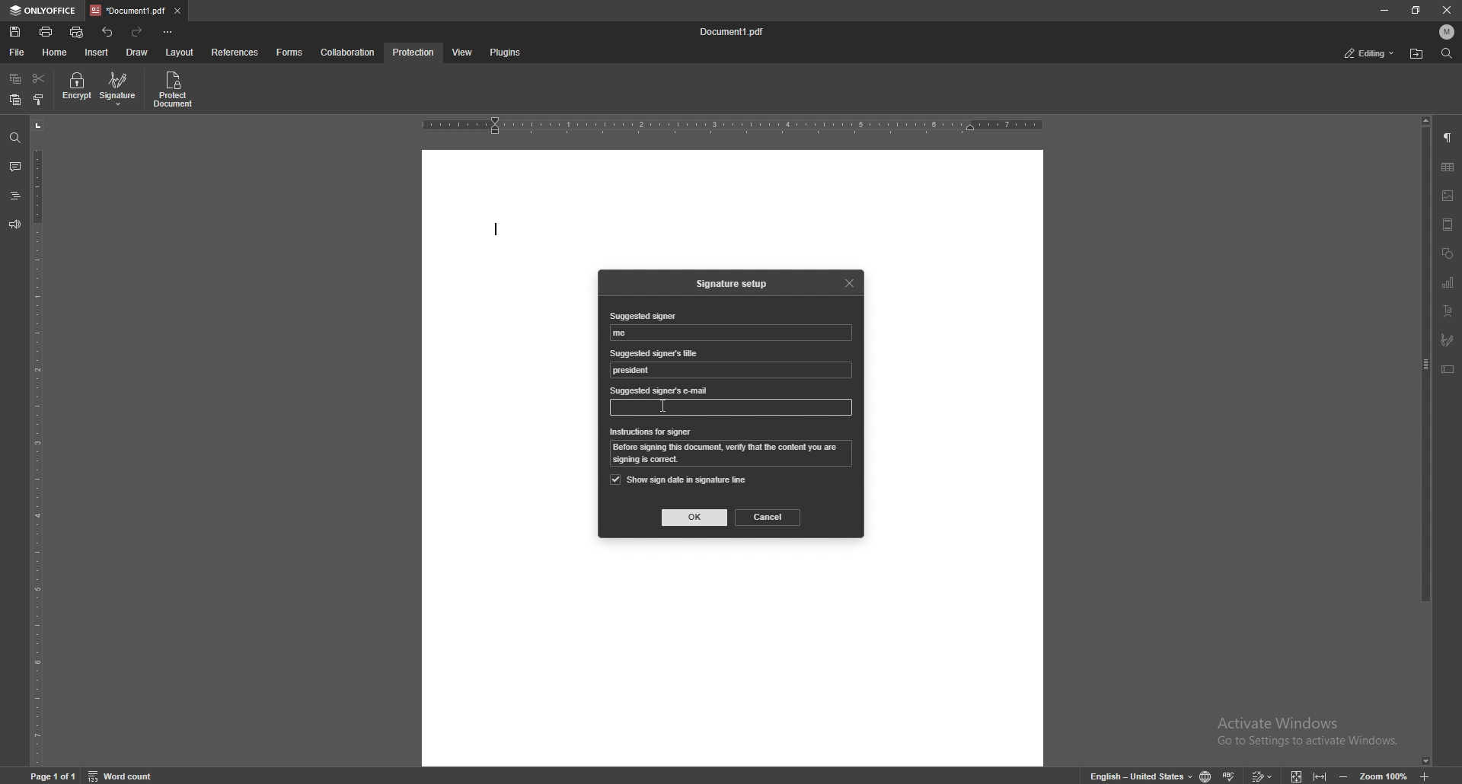 Image resolution: width=1462 pixels, height=784 pixels. Describe the element at coordinates (1259, 774) in the screenshot. I see `track changes` at that location.